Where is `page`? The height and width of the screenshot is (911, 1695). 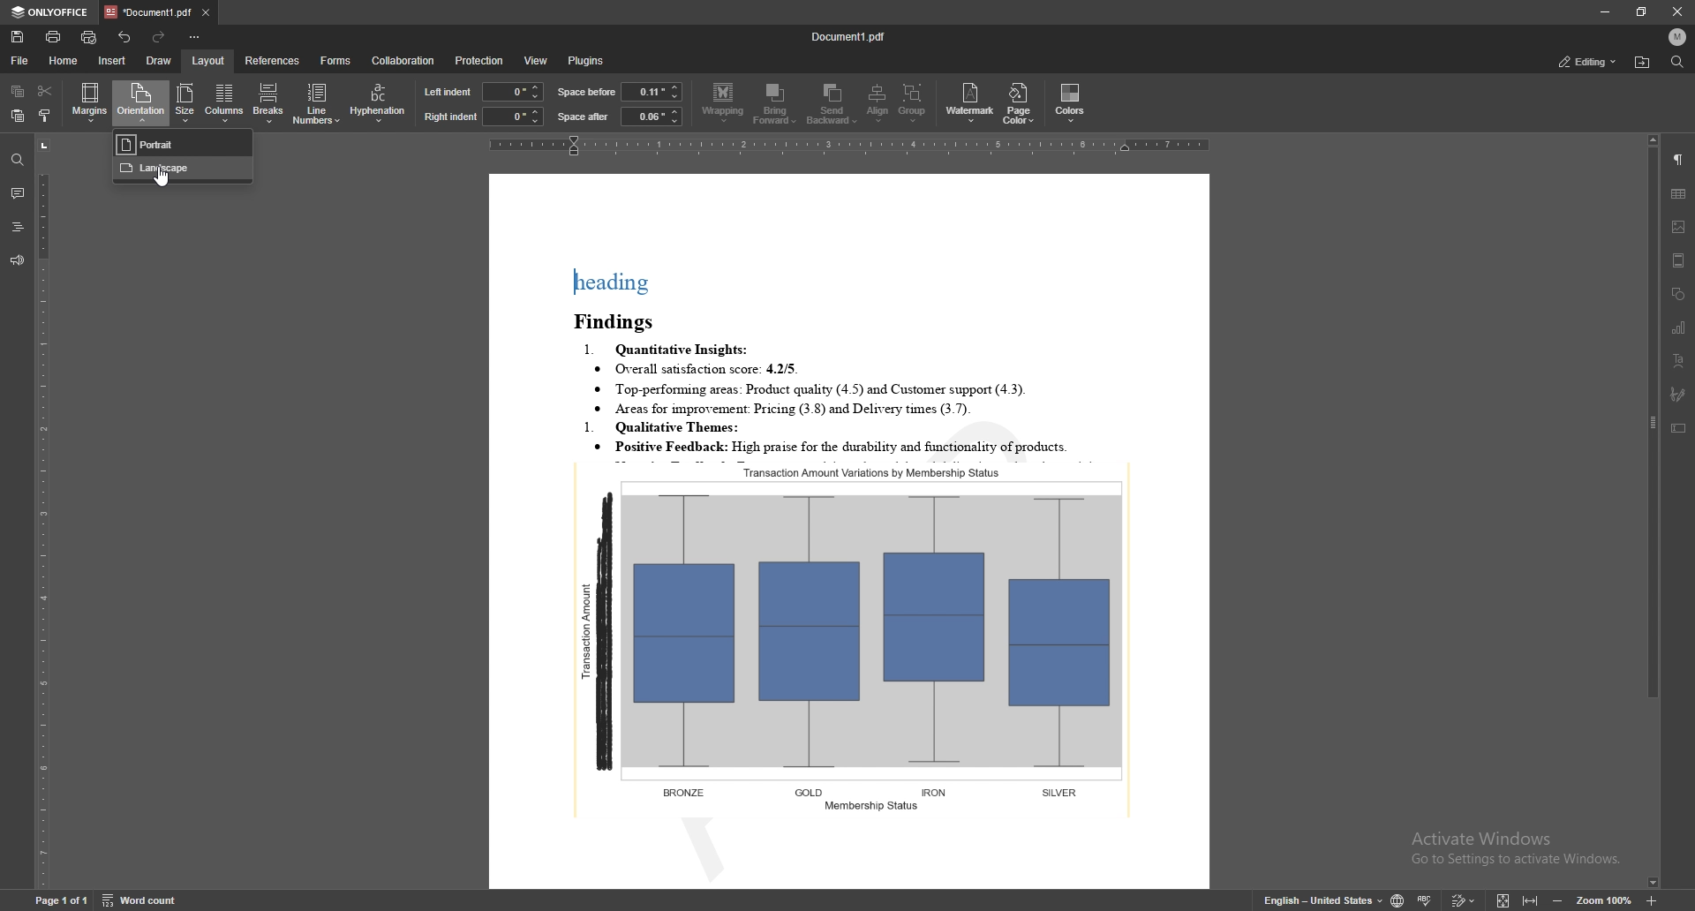
page is located at coordinates (59, 900).